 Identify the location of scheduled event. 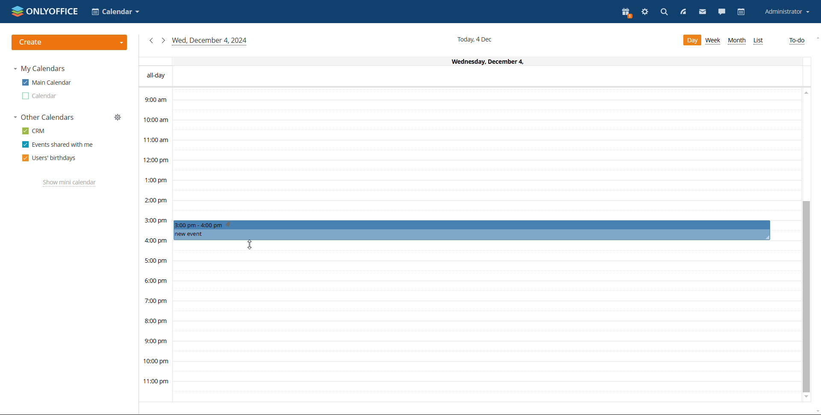
(471, 230).